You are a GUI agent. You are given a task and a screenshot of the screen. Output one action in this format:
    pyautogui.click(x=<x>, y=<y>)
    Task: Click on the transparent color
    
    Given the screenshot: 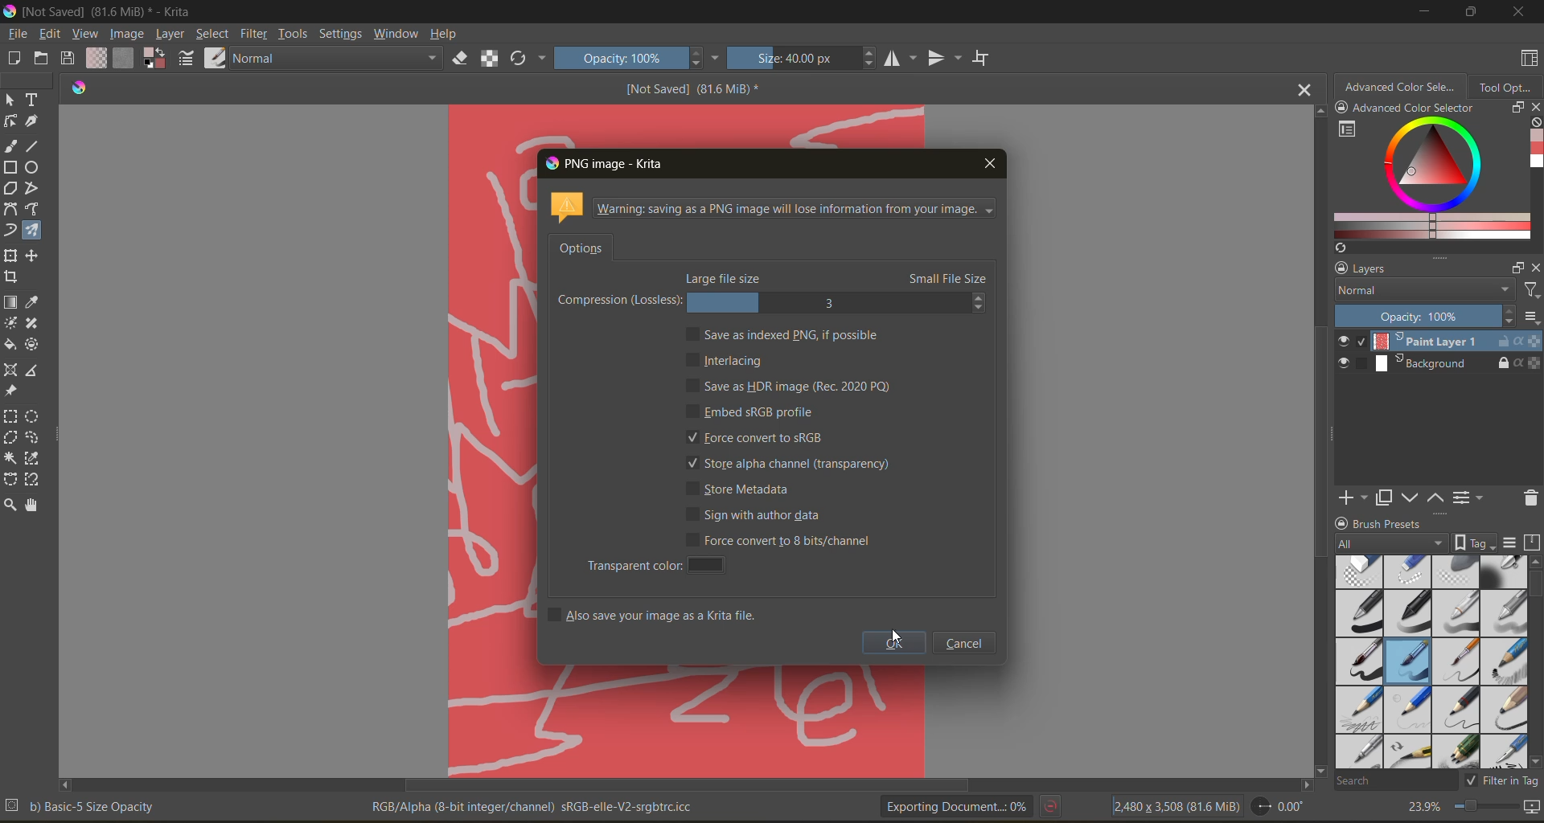 What is the action you would take?
    pyautogui.click(x=668, y=567)
    